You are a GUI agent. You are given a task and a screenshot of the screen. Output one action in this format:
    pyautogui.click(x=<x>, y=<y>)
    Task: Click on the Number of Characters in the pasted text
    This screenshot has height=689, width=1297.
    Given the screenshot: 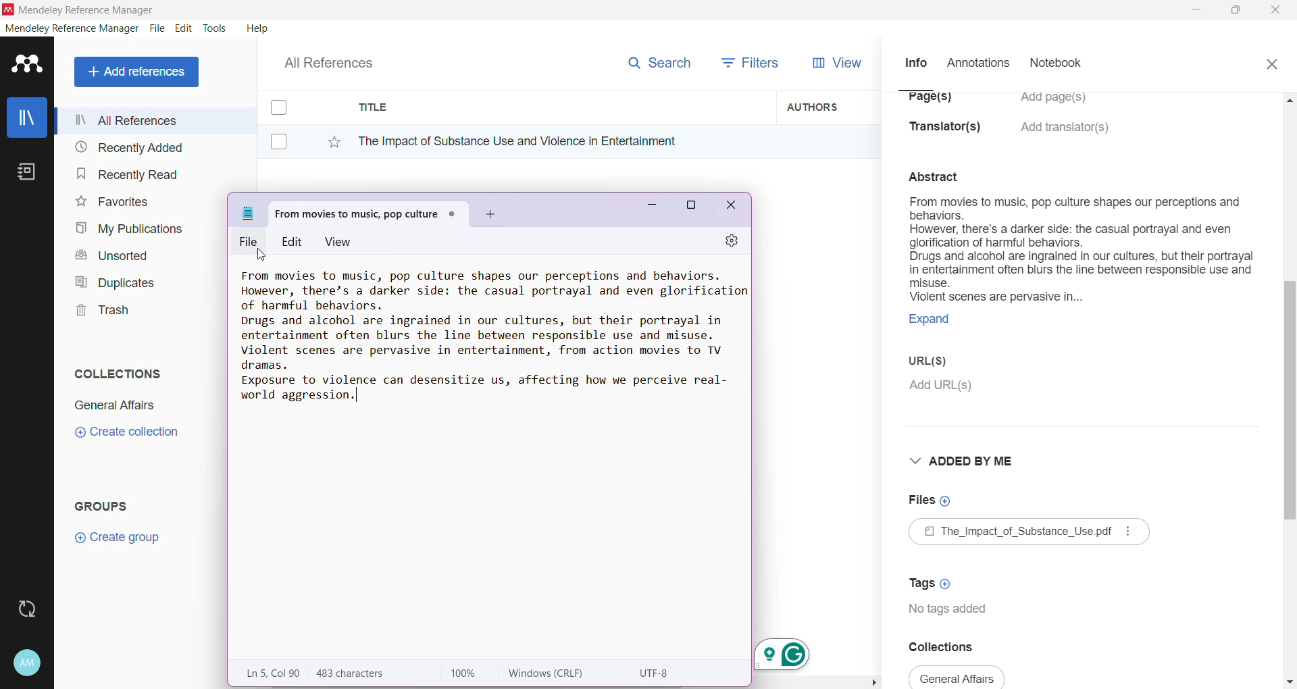 What is the action you would take?
    pyautogui.click(x=362, y=673)
    